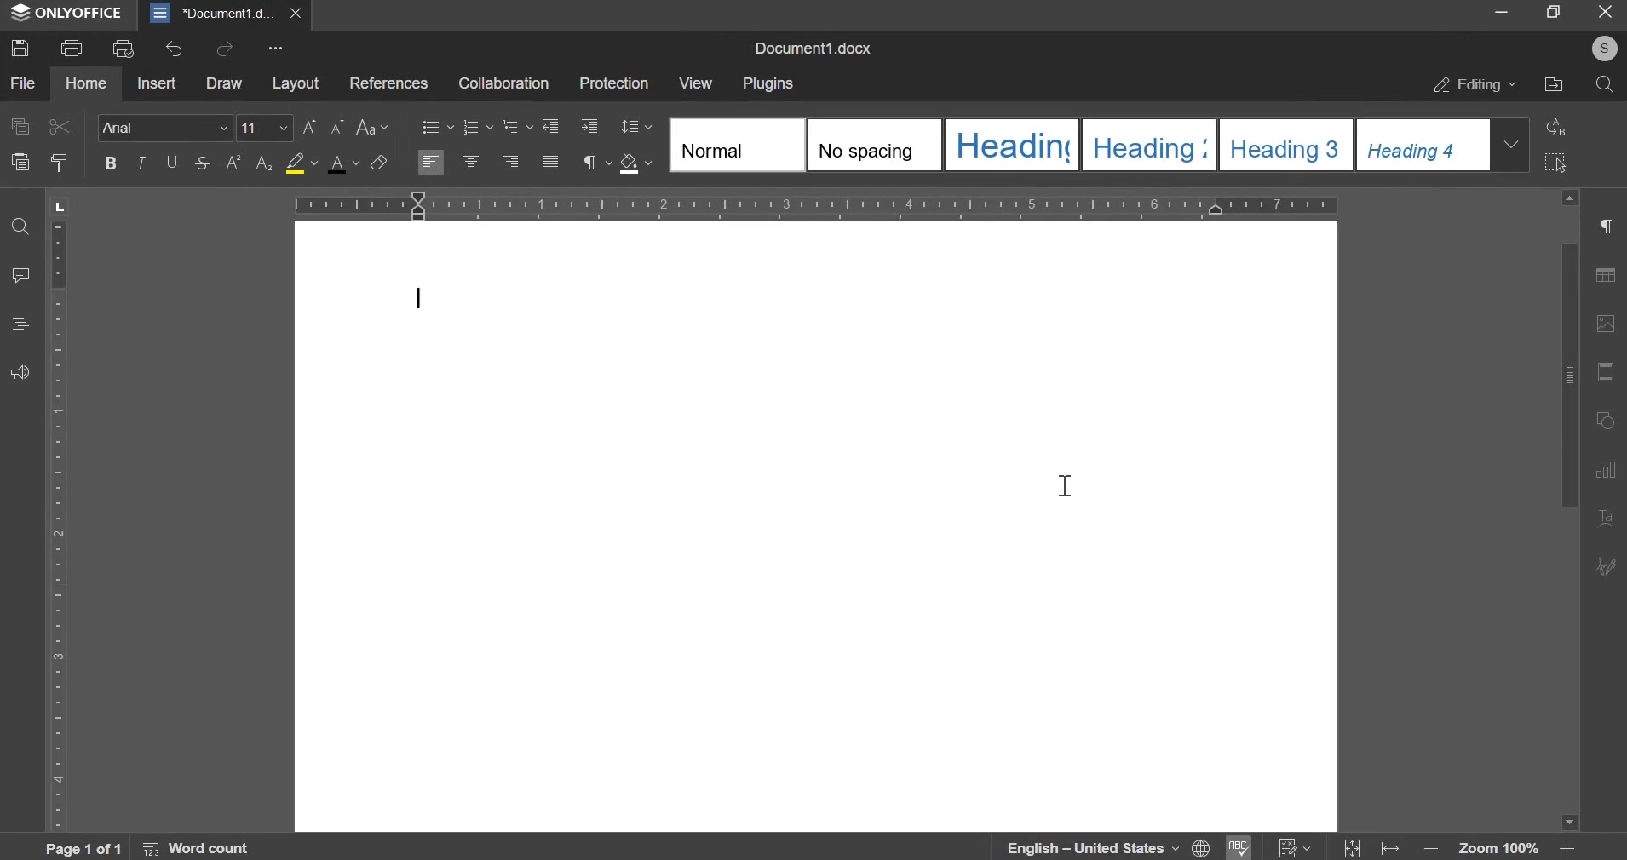  Describe the element at coordinates (279, 51) in the screenshot. I see `more` at that location.